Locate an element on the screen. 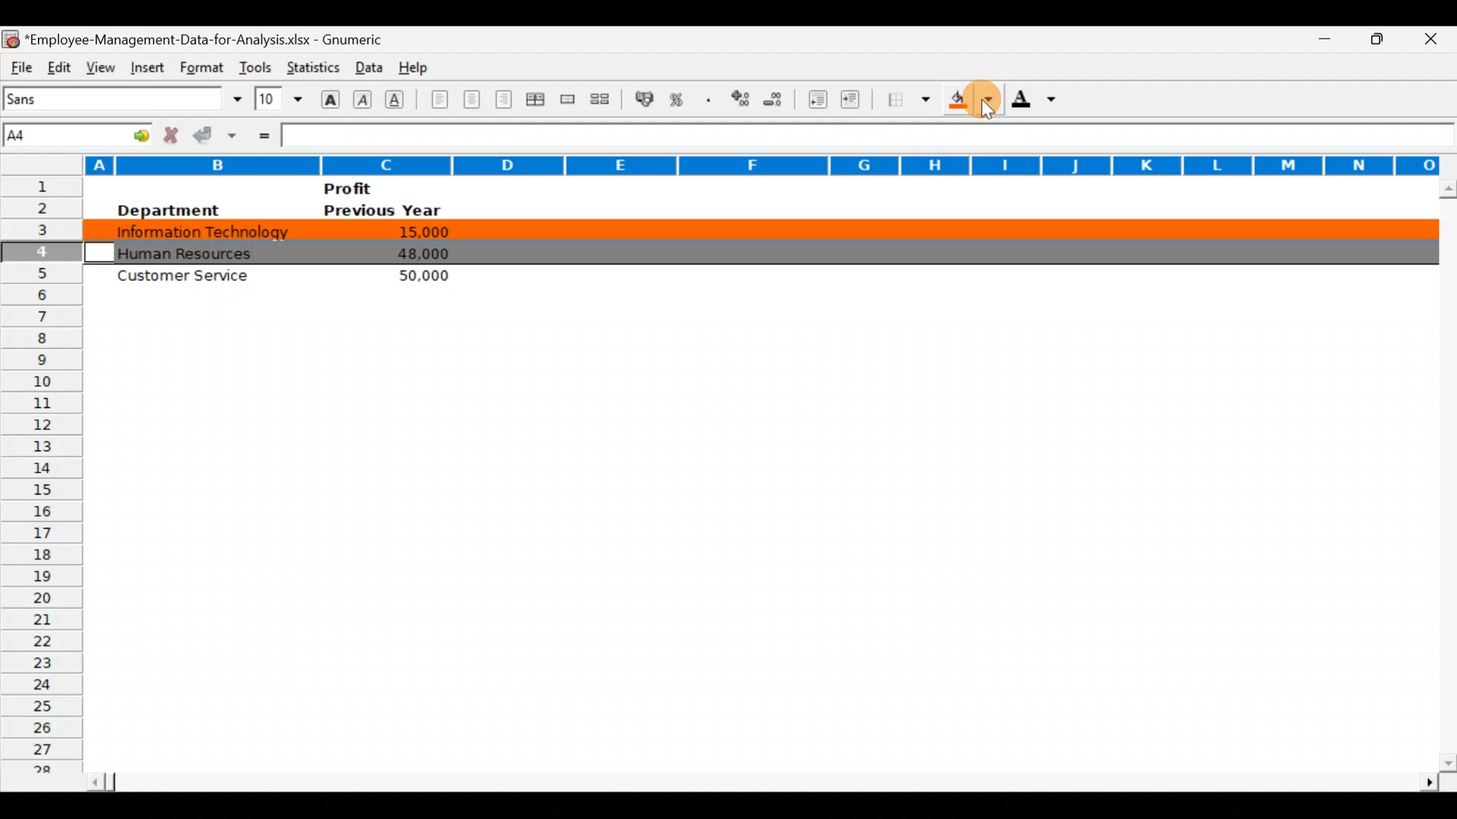 Image resolution: width=1457 pixels, height=819 pixels. Cursor on background is located at coordinates (987, 103).